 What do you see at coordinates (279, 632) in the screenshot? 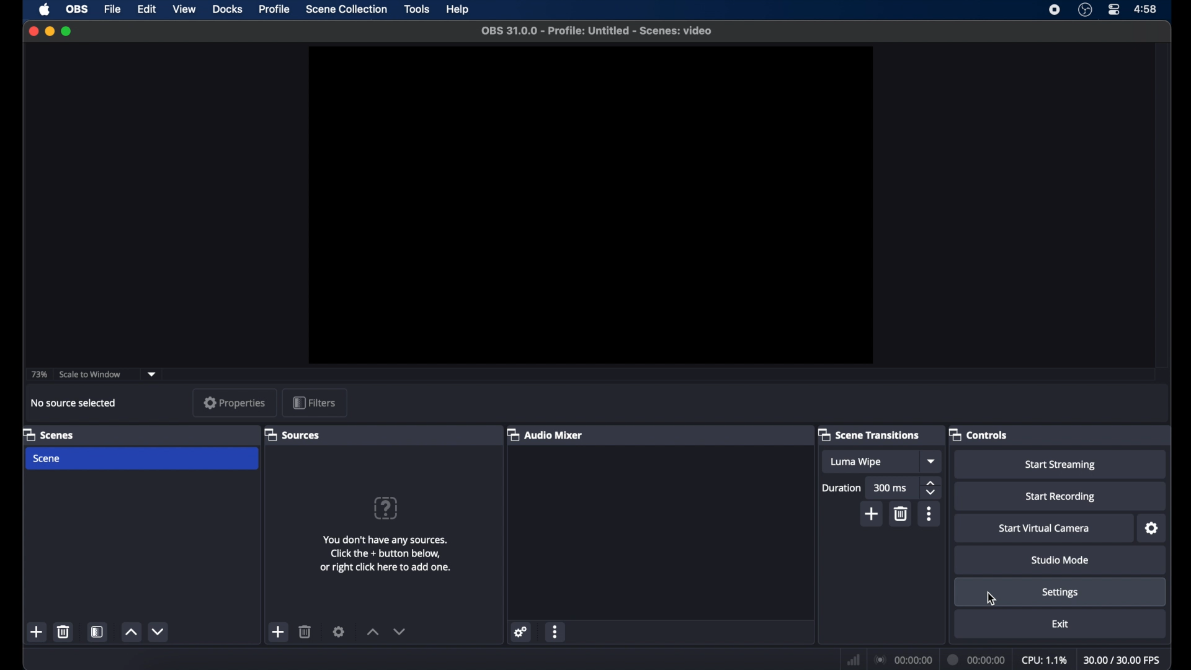
I see `add` at bounding box center [279, 632].